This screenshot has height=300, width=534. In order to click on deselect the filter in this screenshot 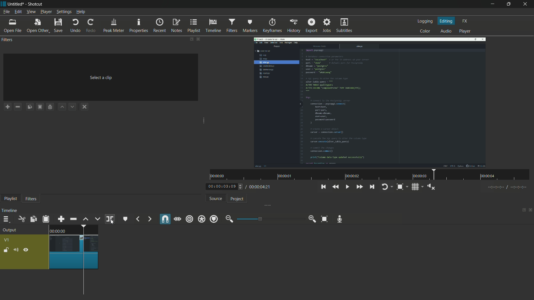, I will do `click(85, 107)`.